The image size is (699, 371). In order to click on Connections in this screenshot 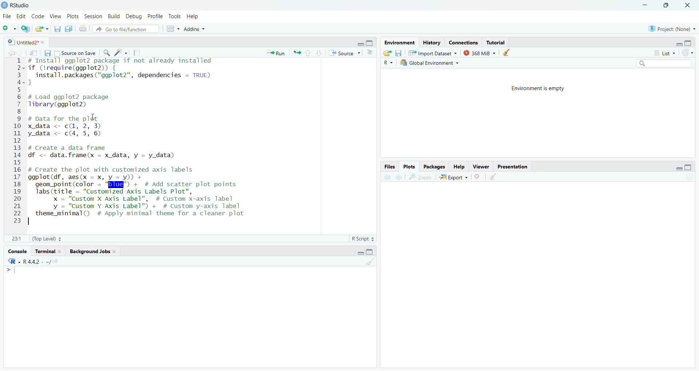, I will do `click(463, 42)`.